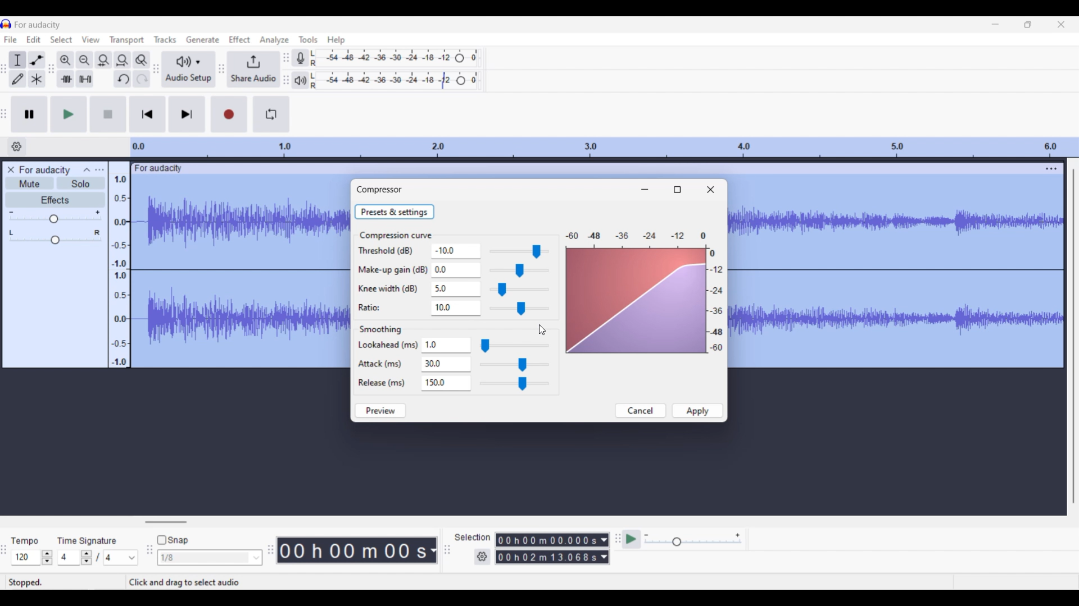 This screenshot has height=606, width=1079. Describe the element at coordinates (448, 382) in the screenshot. I see `Text box for release ` at that location.